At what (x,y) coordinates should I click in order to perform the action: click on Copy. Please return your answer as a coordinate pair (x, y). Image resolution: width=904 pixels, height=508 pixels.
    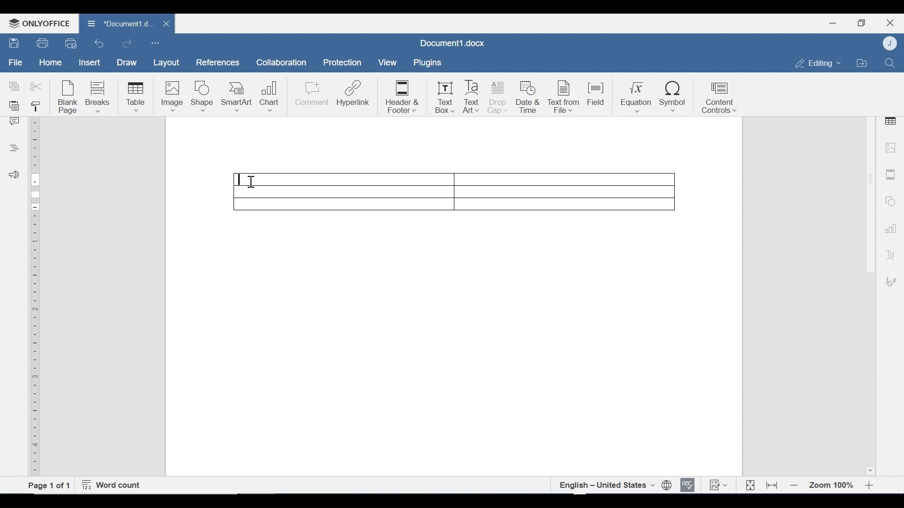
    Looking at the image, I should click on (15, 87).